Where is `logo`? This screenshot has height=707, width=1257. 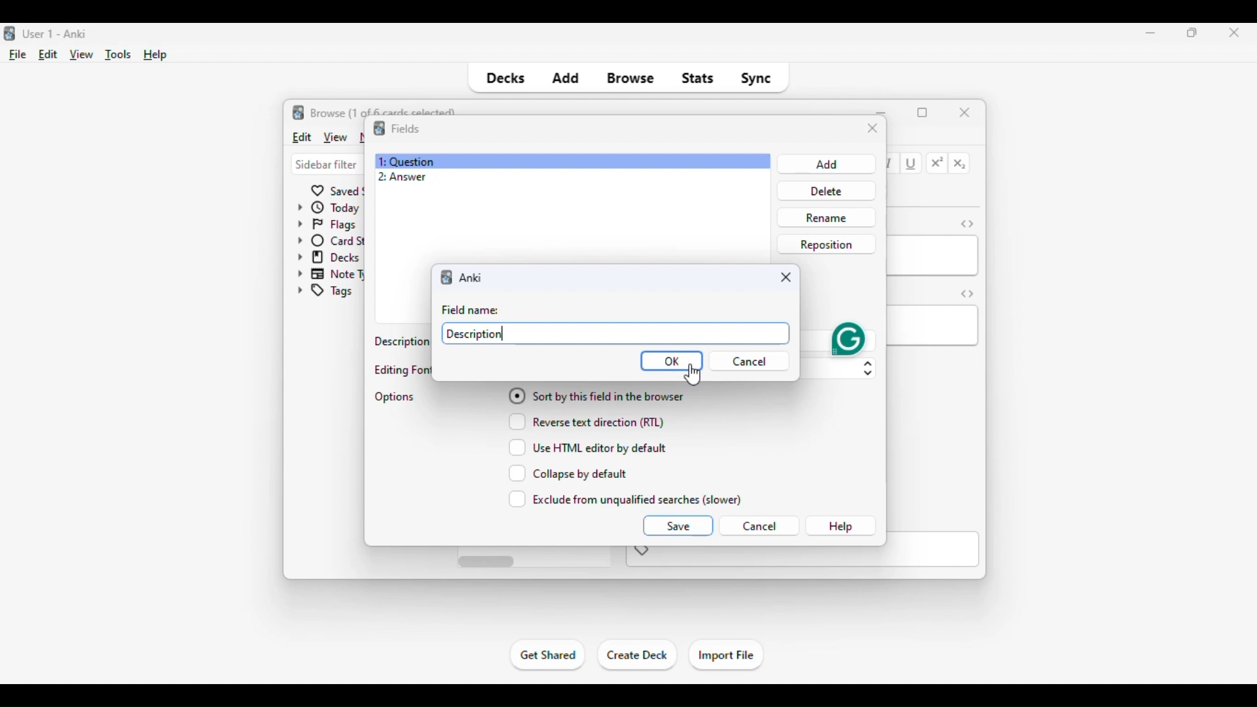 logo is located at coordinates (378, 128).